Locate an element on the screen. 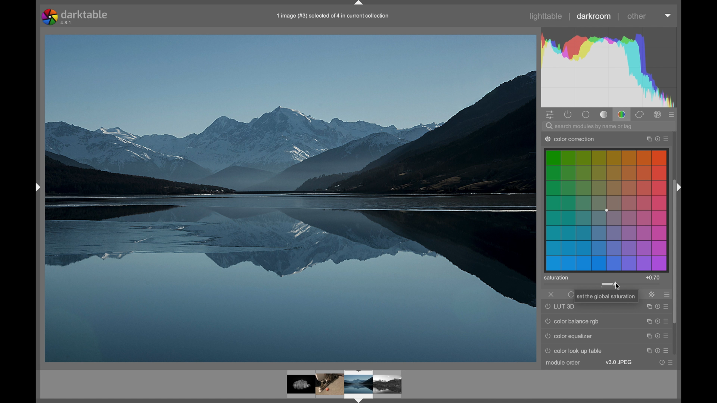  color tiles is located at coordinates (607, 210).